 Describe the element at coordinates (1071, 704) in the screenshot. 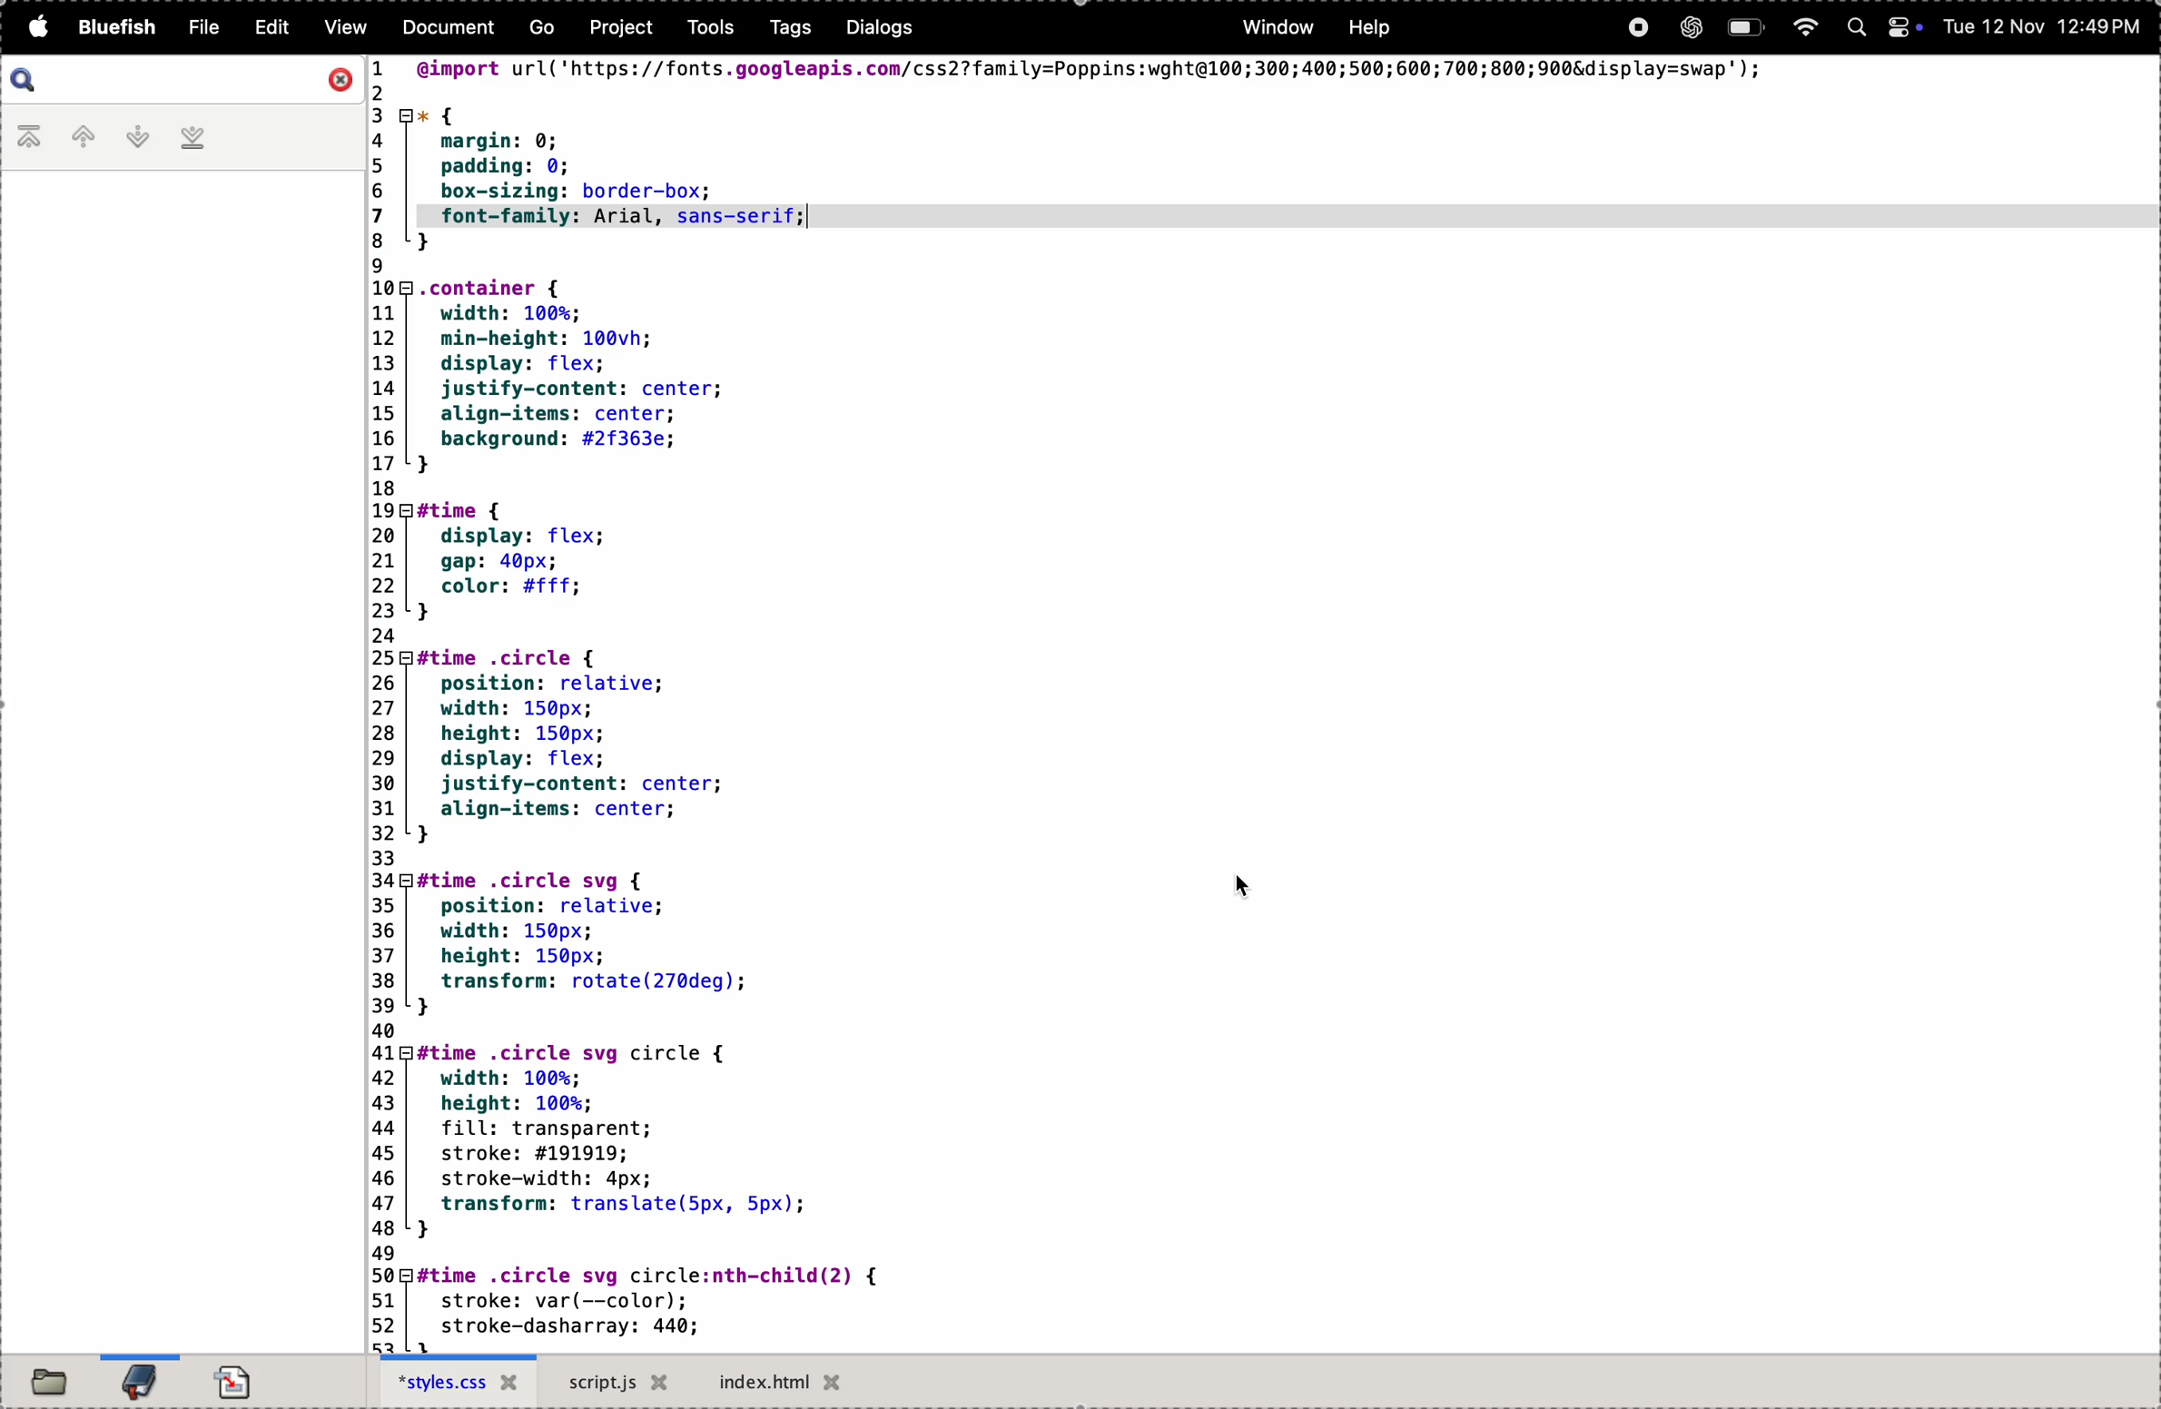

I see `1 @import url('https://fonts.googleapis.com/css2?family=Poppins:wght@100;300;400;500;600;700;800;900&display=swap');23 * {4 margin: 0;5 padding: 0;6 box-sizing: border-box;7 font-family: Arial, sans-serif;8 1}910E .container {11 width: 100%;12 min-height: 100vh;13 display: flex;14 justify-content: center;15 align-items: center;16 background: #2f363e;17 *}18198 #time {20 display: flex;21 gap: 40px;22 color: #fff;23 '}24258 #time .circle {26 position: relative;27 width: 150px;28 height: 150px;29 display: flex;30 justify-content: center;31 align-items: center;32}3334 #time .circle svg { [N35 position: relative;36 width: 150px;37 height: 150px;38 transform: rotate(270deg);39}40418 #time .circle svg circle {42 width: 100%;43 height: 100%;44 fill: transparent;45 stroke: #191919;46 stroke-width: 4px;47 transform: translate(5px, 5px);48 L}4950 #time .circle svg circle:nth-child(2) {51 stroke: var(--color);52 stroke-dasharray: 440;= 1` at that location.